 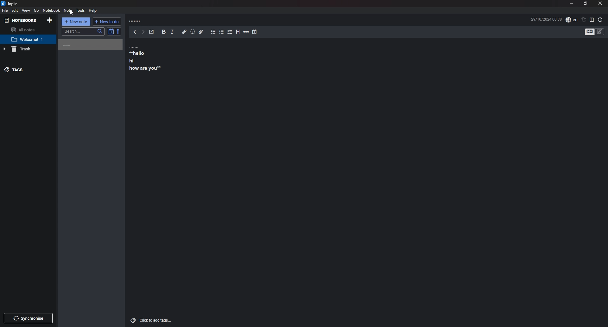 I want to click on Code, so click(x=193, y=32).